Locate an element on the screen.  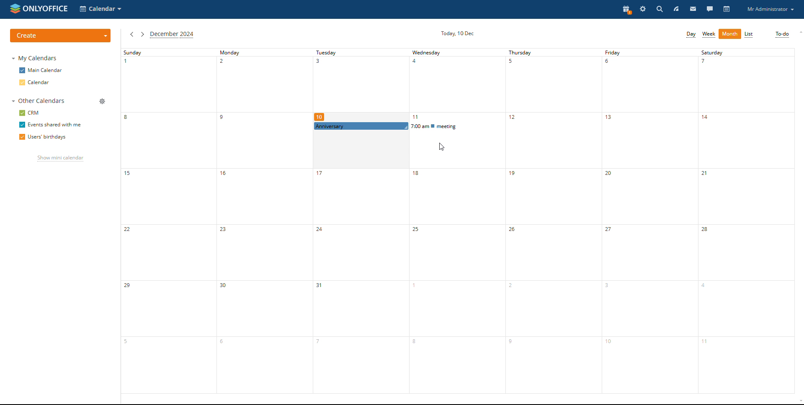
friday is located at coordinates (650, 221).